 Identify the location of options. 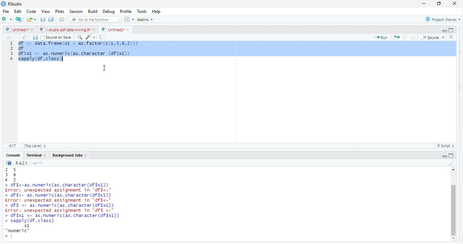
(129, 19).